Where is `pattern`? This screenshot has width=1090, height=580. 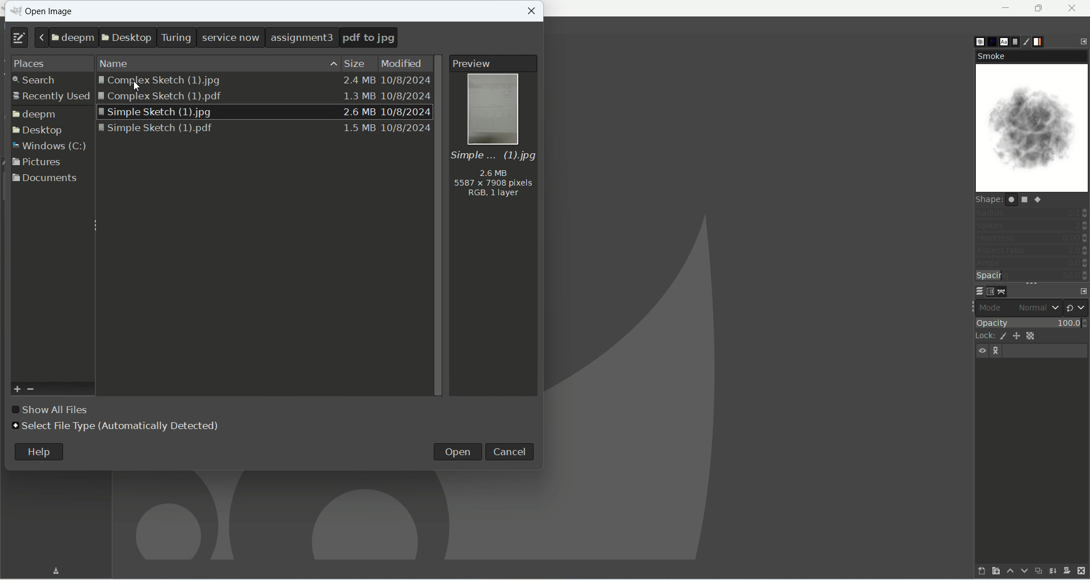
pattern is located at coordinates (991, 41).